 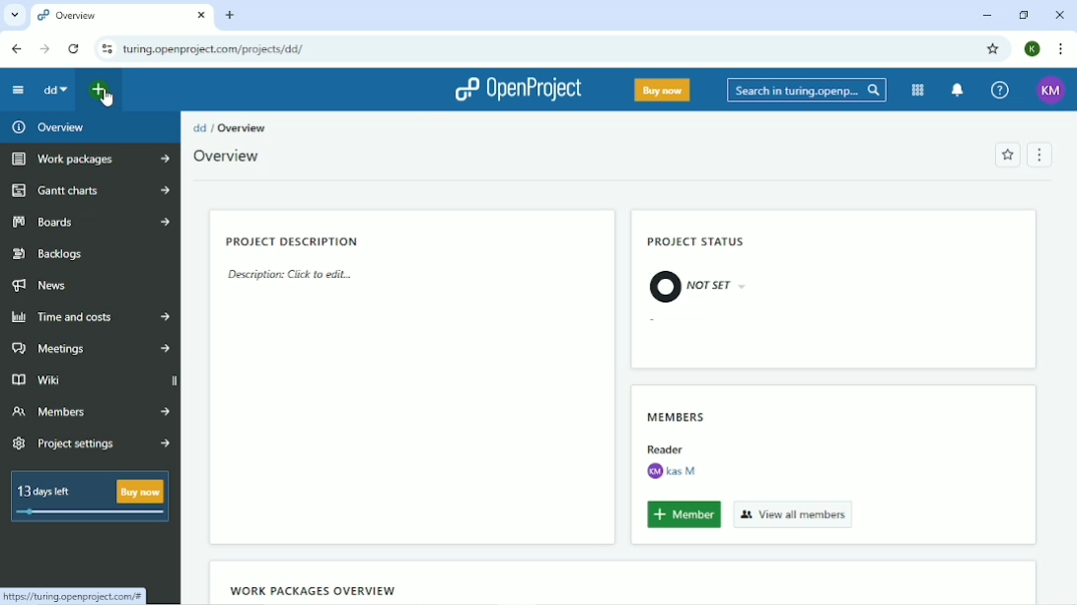 I want to click on Overview, so click(x=244, y=128).